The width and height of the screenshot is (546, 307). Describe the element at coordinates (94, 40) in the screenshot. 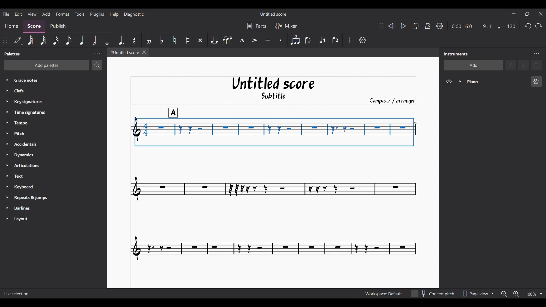

I see `Half note` at that location.